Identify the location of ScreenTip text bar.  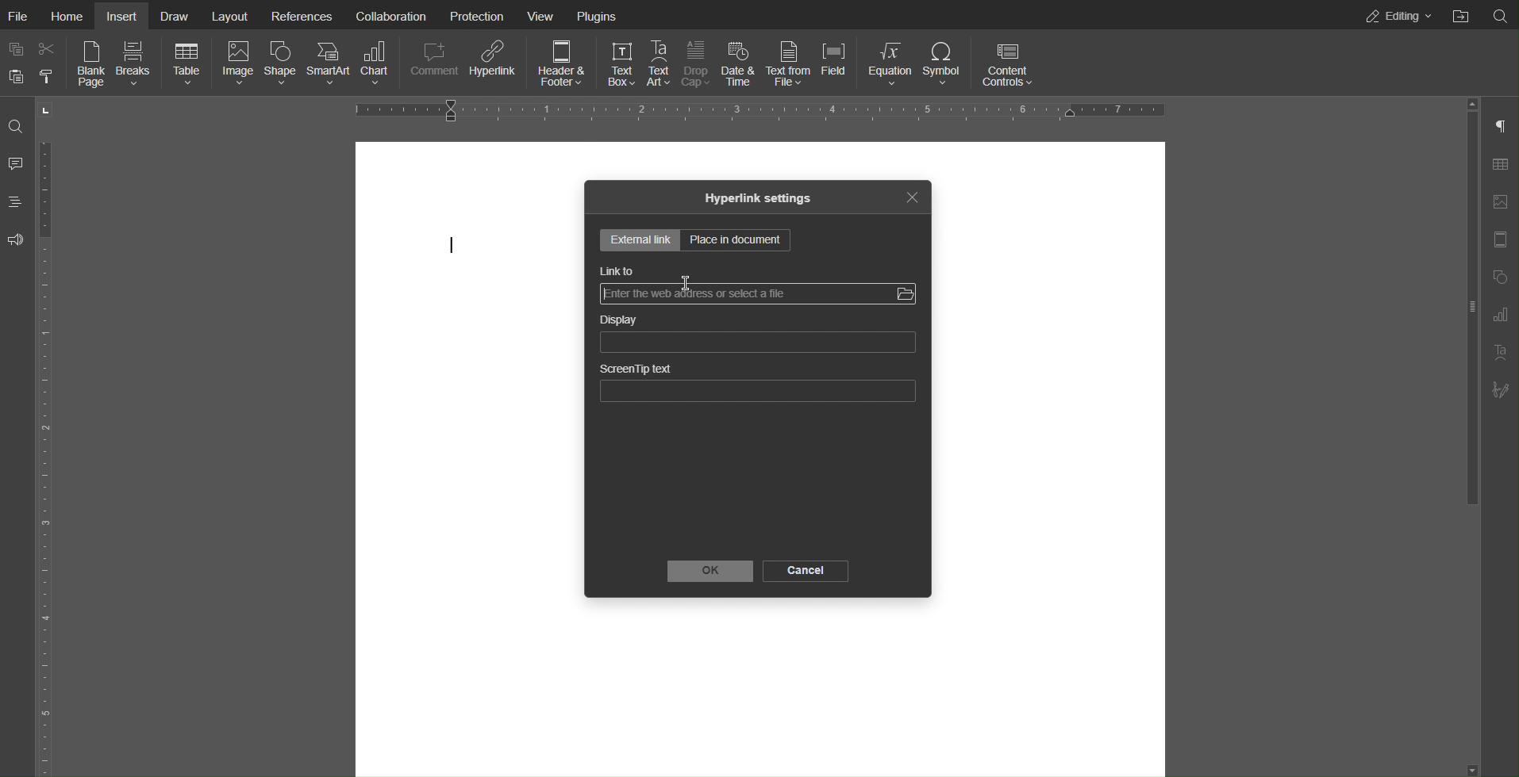
(759, 391).